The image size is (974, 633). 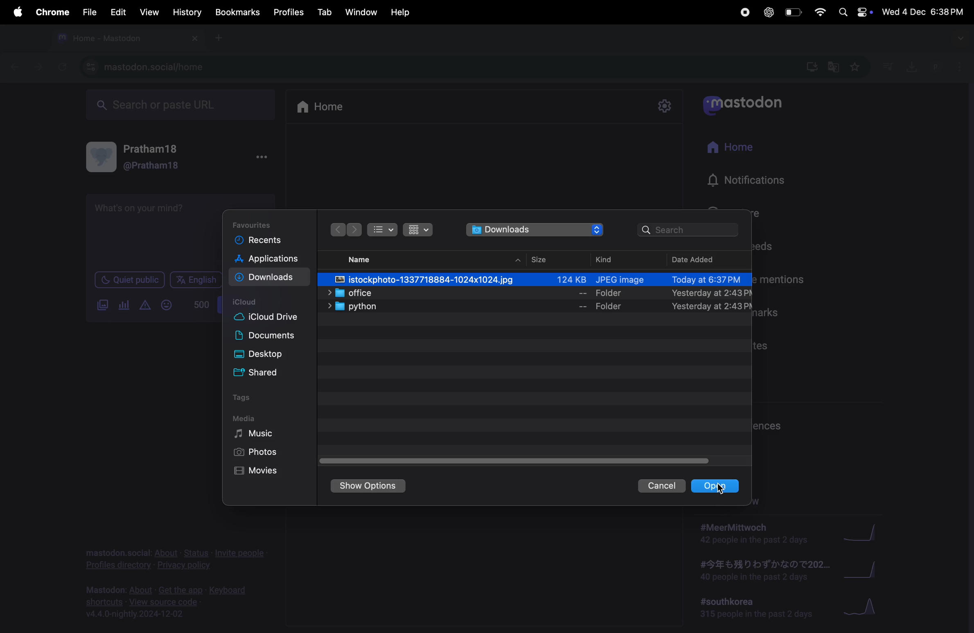 I want to click on mastodon tab, so click(x=124, y=39).